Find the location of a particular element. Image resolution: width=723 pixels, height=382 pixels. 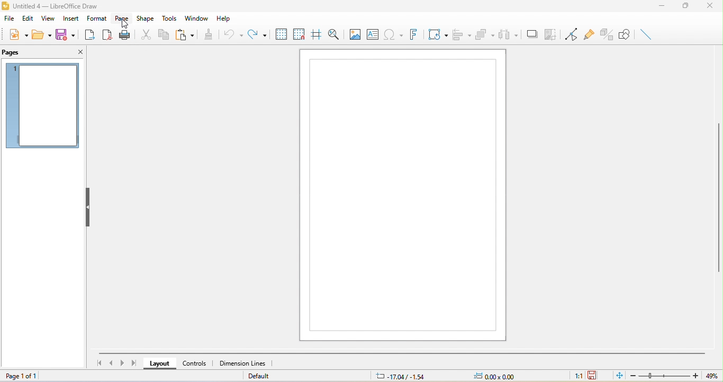

horizontal scroll bar is located at coordinates (399, 353).